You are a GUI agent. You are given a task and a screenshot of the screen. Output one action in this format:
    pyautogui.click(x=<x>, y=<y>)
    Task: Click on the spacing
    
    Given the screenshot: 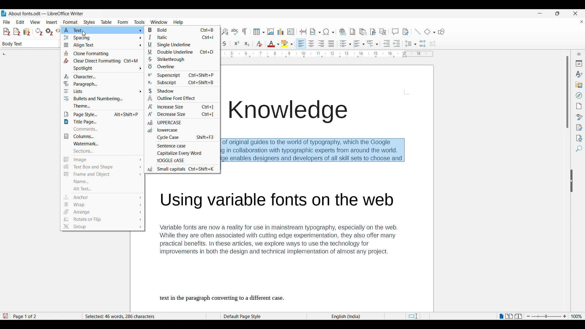 What is the action you would take?
    pyautogui.click(x=101, y=38)
    